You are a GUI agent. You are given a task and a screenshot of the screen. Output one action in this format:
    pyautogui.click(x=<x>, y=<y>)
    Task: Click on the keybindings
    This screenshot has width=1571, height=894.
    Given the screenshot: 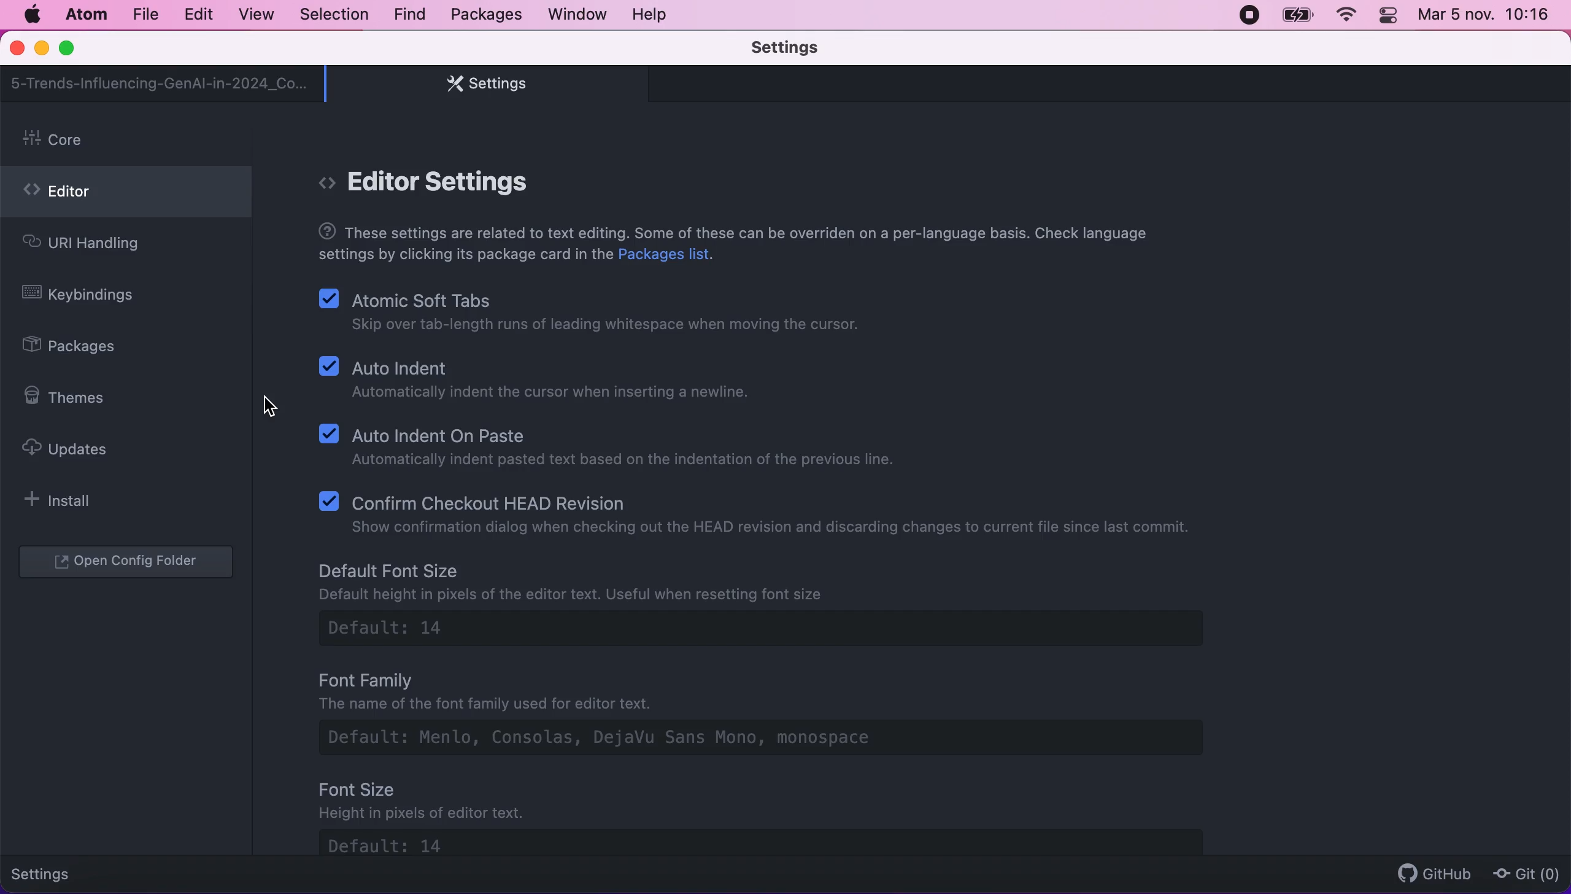 What is the action you would take?
    pyautogui.click(x=87, y=297)
    